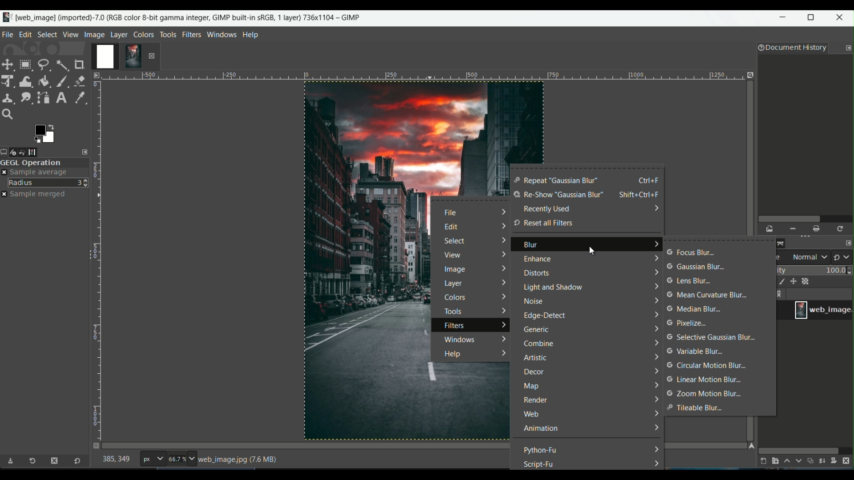 The height and width of the screenshot is (480, 854). What do you see at coordinates (532, 415) in the screenshot?
I see `web` at bounding box center [532, 415].